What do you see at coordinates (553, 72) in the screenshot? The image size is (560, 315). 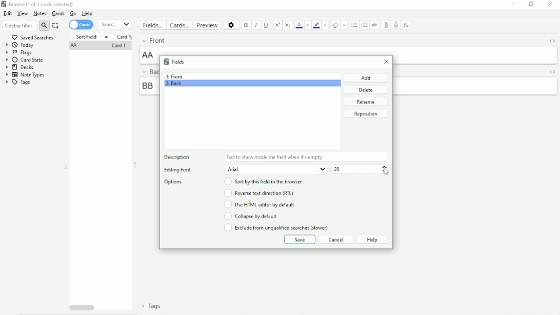 I see `Toggle HTML Editor` at bounding box center [553, 72].